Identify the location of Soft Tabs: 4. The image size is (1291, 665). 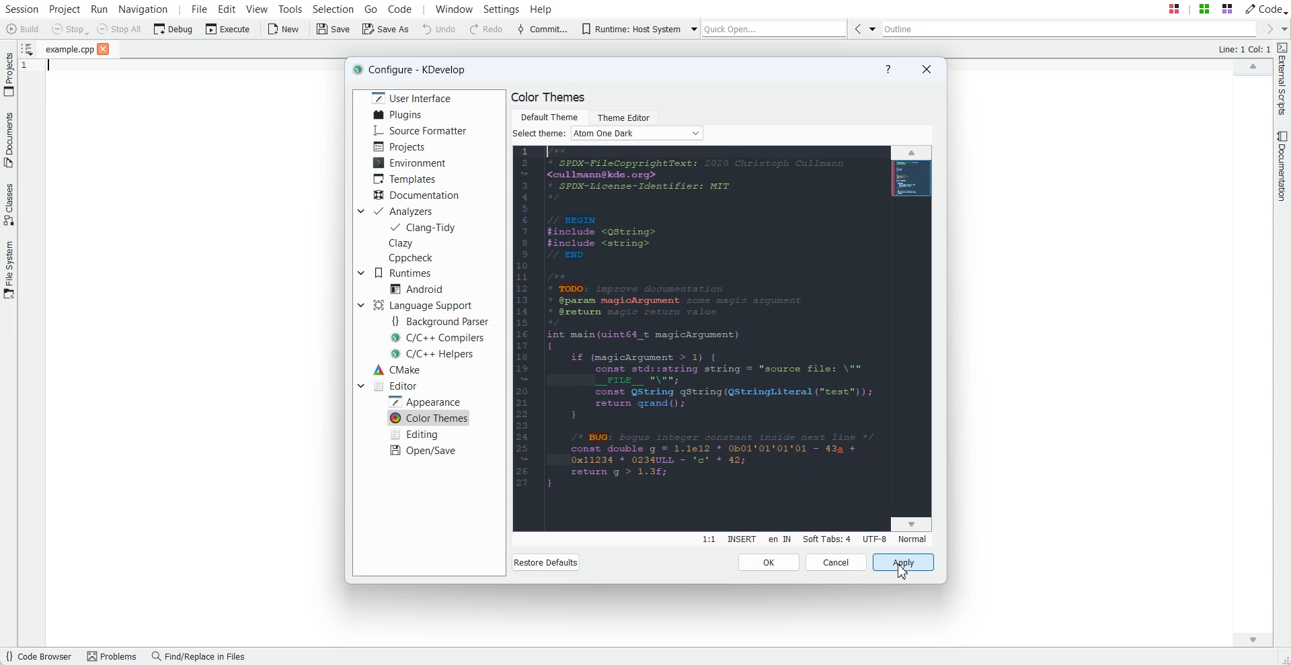
(826, 539).